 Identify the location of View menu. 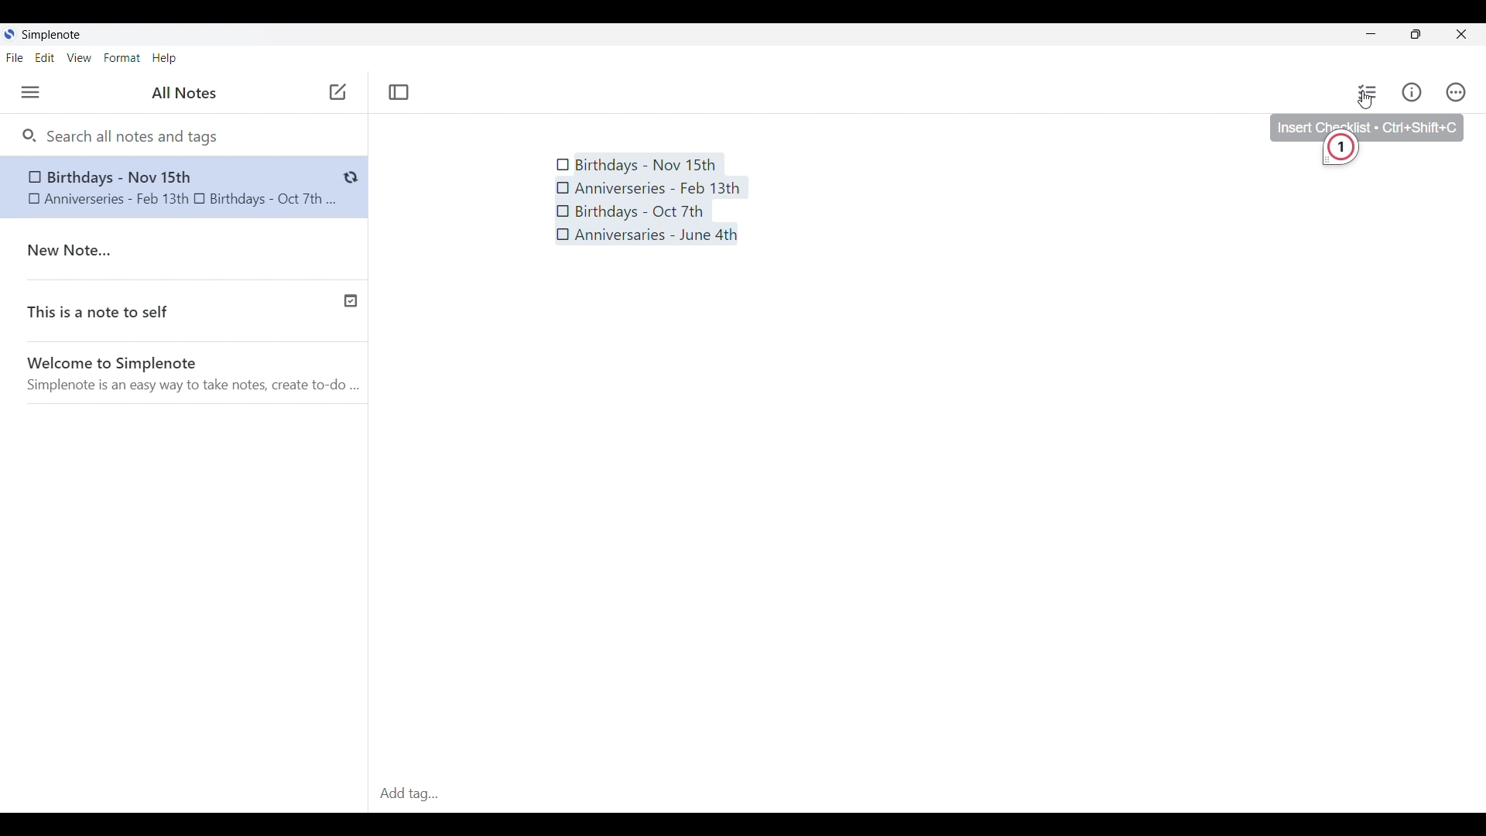
(80, 57).